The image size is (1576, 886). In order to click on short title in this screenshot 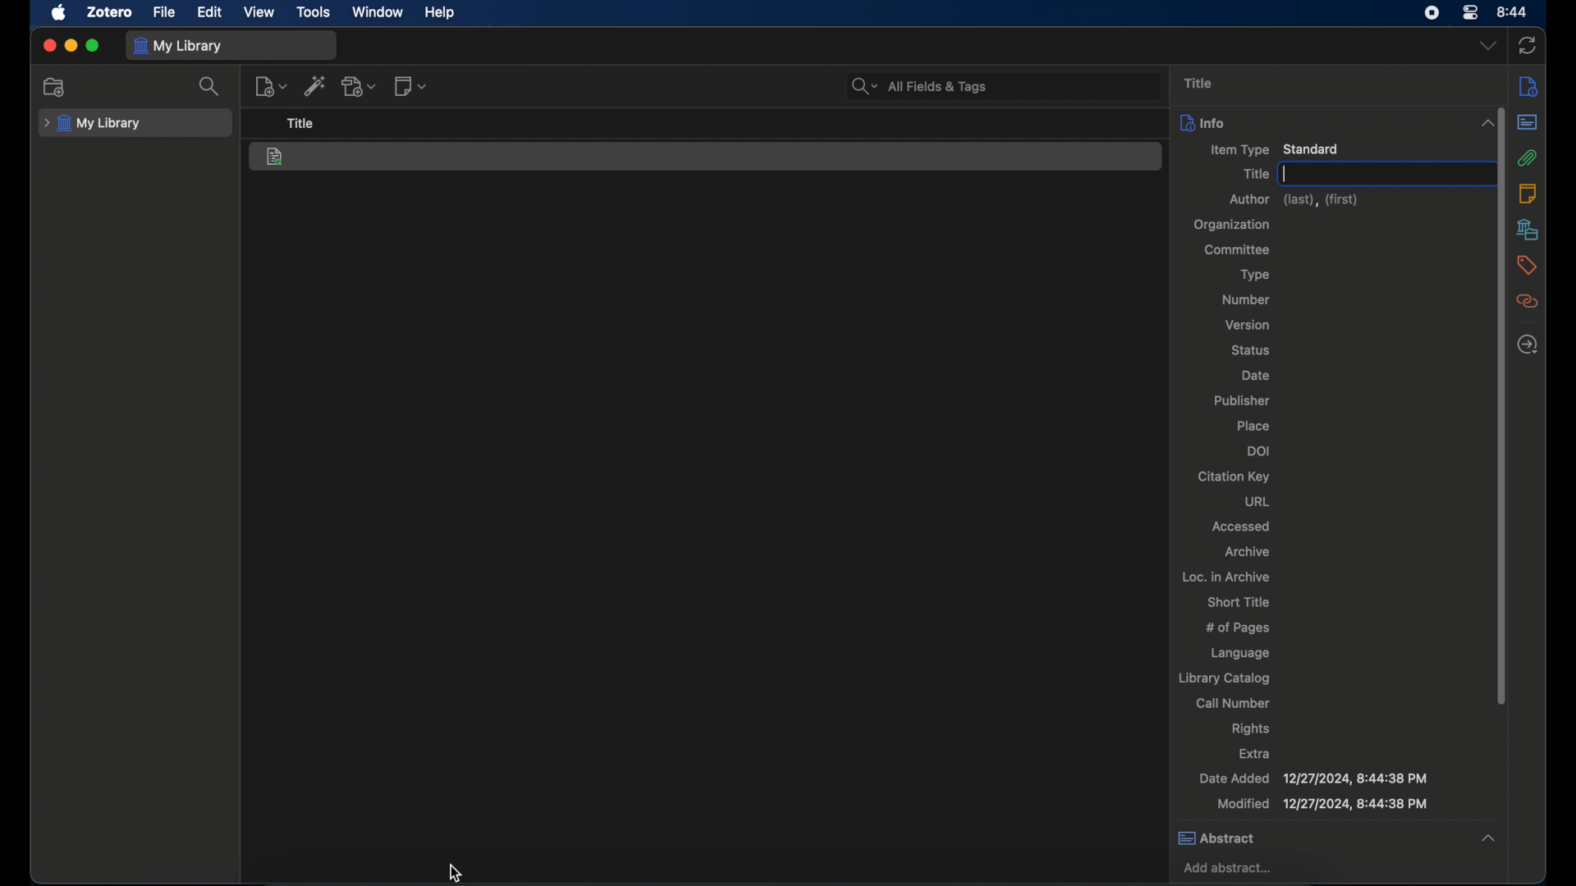, I will do `click(1237, 601)`.